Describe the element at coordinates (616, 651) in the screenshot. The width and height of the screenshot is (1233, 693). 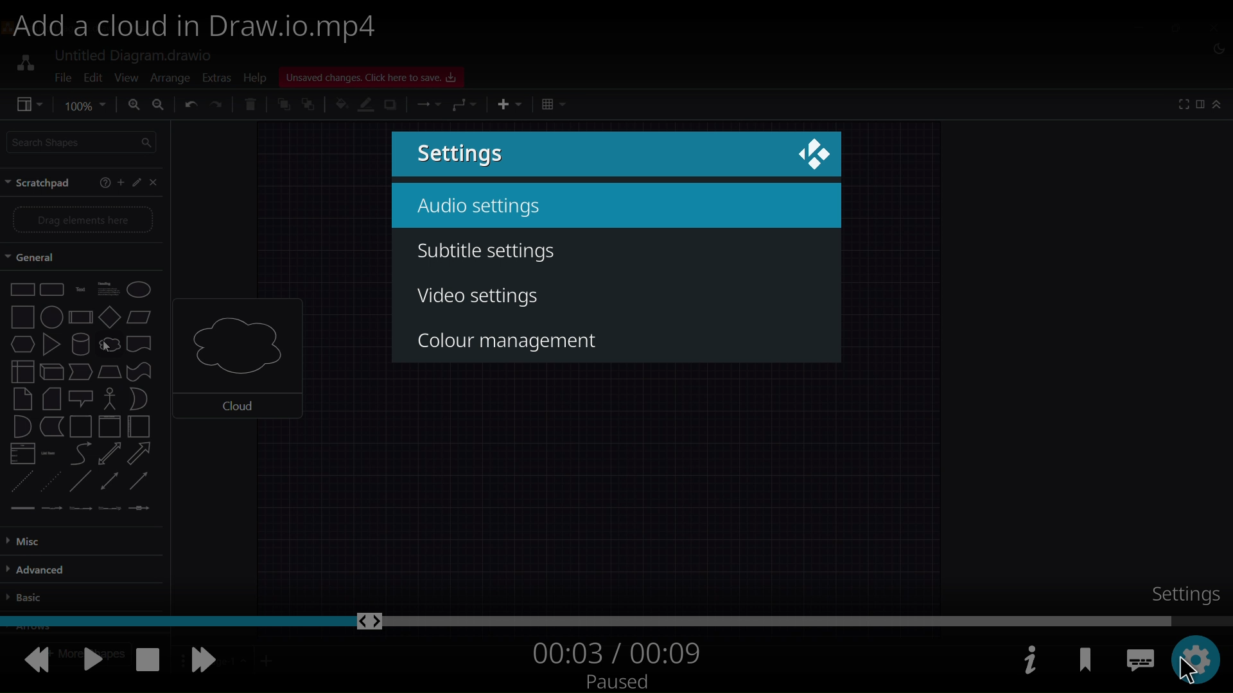
I see `00:03 / 00:09` at that location.